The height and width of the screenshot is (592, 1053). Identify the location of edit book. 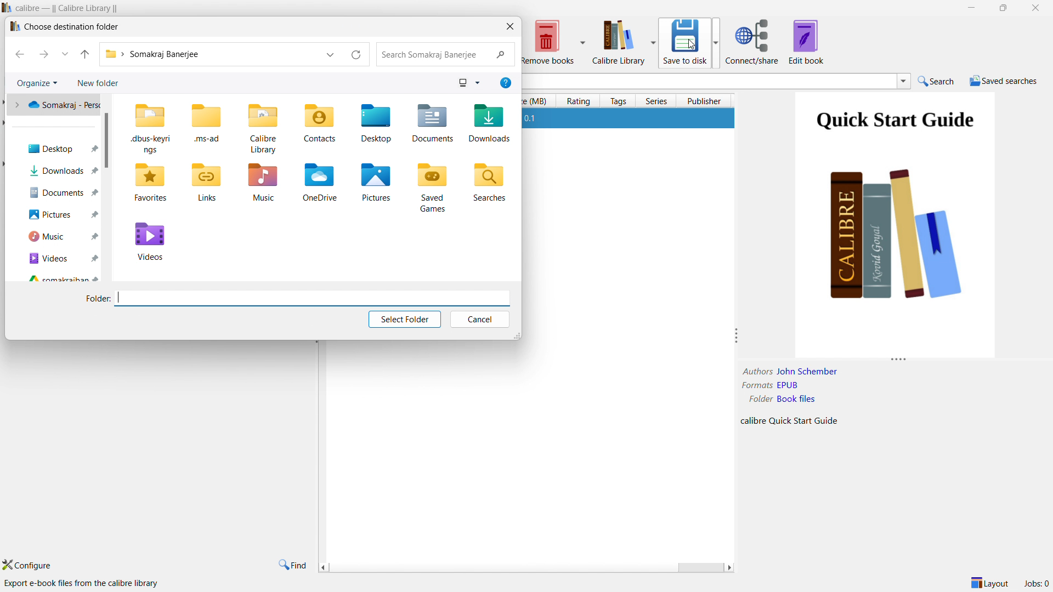
(806, 42).